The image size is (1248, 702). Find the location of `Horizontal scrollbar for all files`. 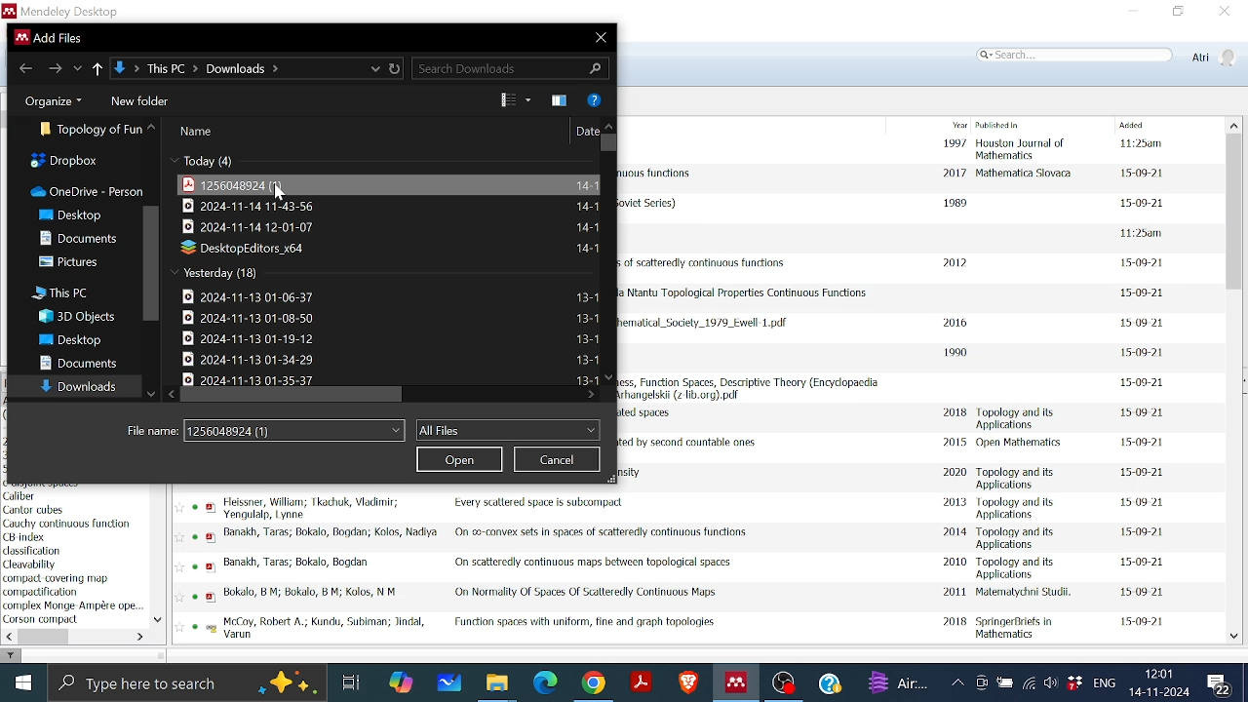

Horizontal scrollbar for all files is located at coordinates (294, 395).